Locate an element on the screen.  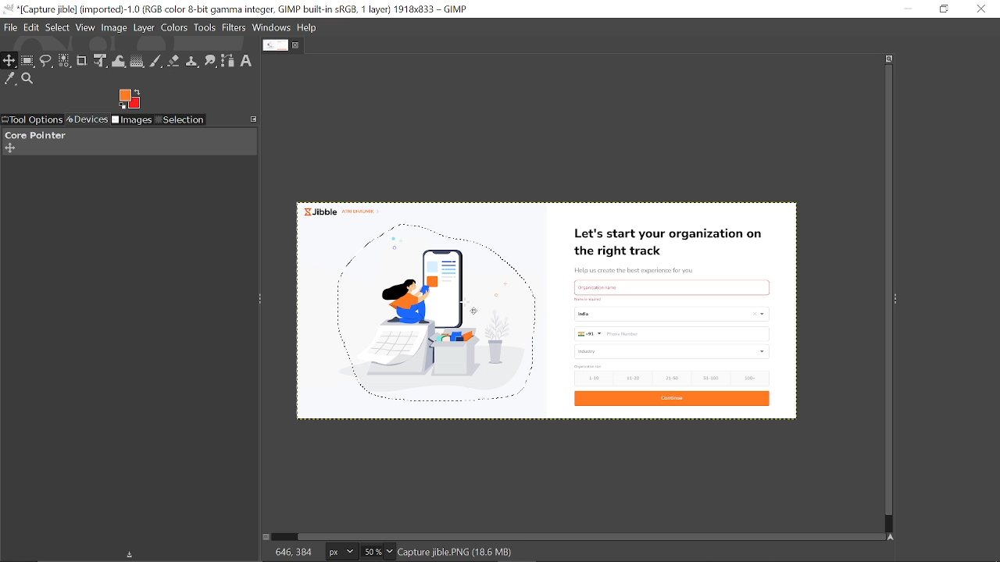
Unified transform tool is located at coordinates (99, 61).